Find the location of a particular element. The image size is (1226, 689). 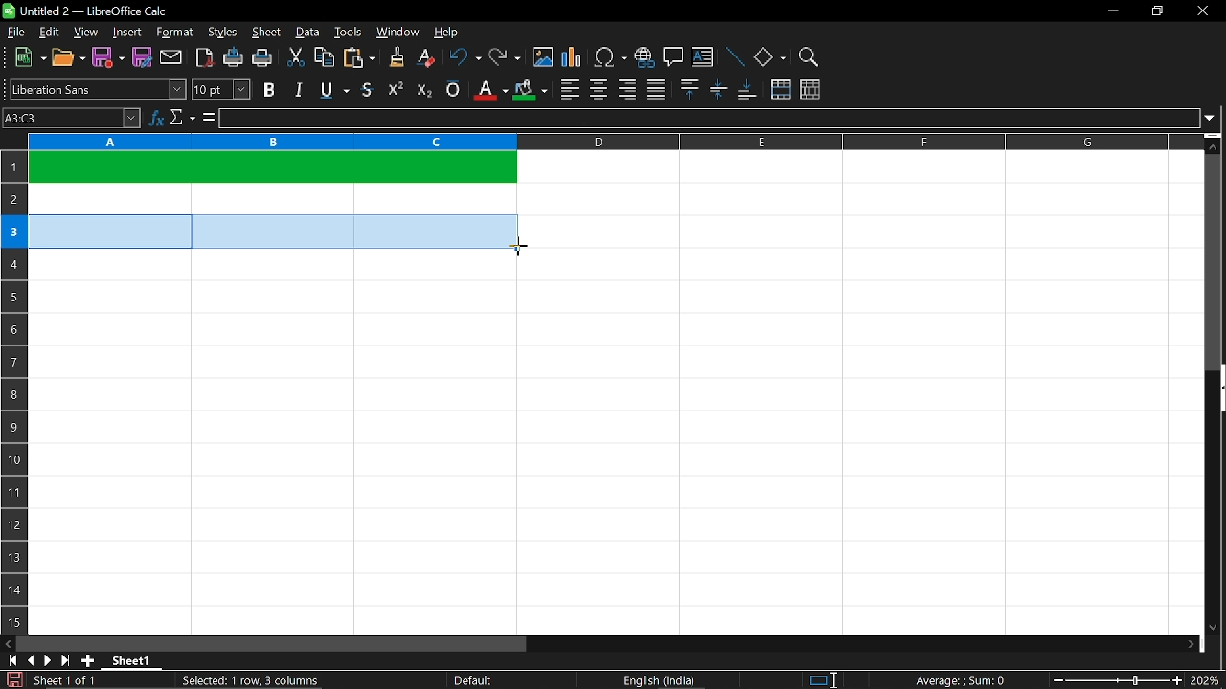

attach is located at coordinates (170, 56).